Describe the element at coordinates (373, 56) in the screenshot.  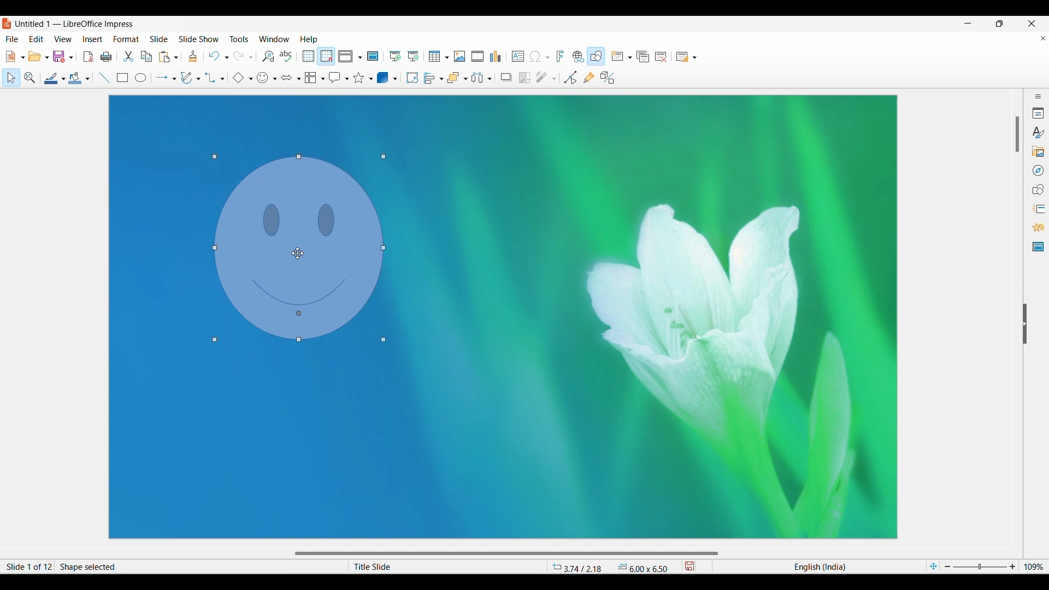
I see `Master slide` at that location.